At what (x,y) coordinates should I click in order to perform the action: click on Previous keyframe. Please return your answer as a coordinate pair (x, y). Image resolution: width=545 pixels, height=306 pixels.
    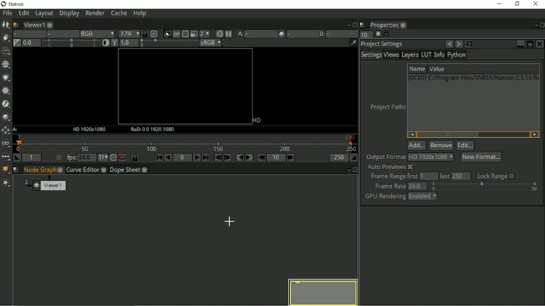
    Looking at the image, I should click on (240, 157).